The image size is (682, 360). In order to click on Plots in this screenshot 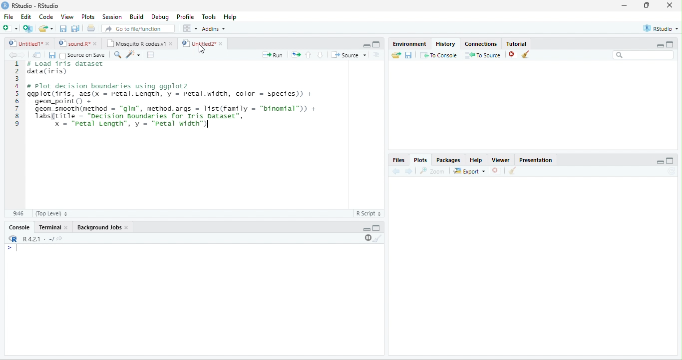, I will do `click(421, 161)`.